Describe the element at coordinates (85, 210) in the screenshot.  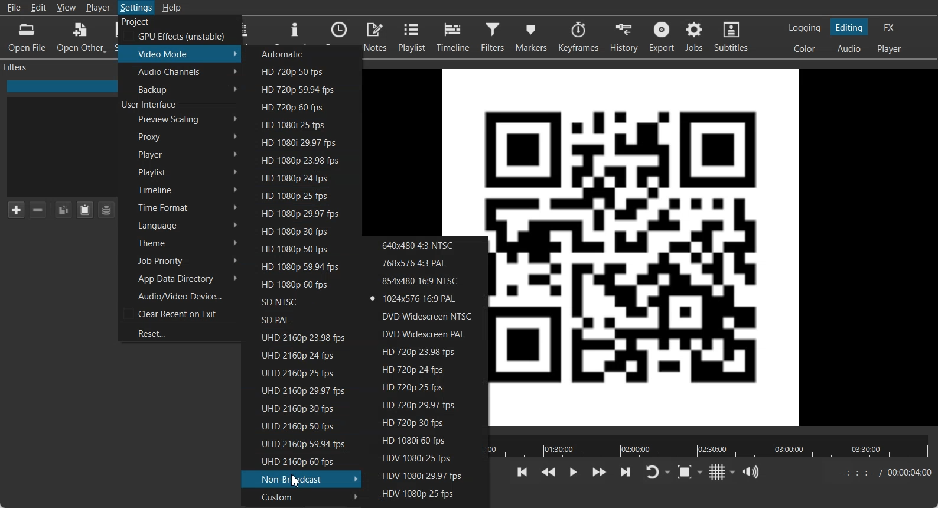
I see `Paste Filter` at that location.